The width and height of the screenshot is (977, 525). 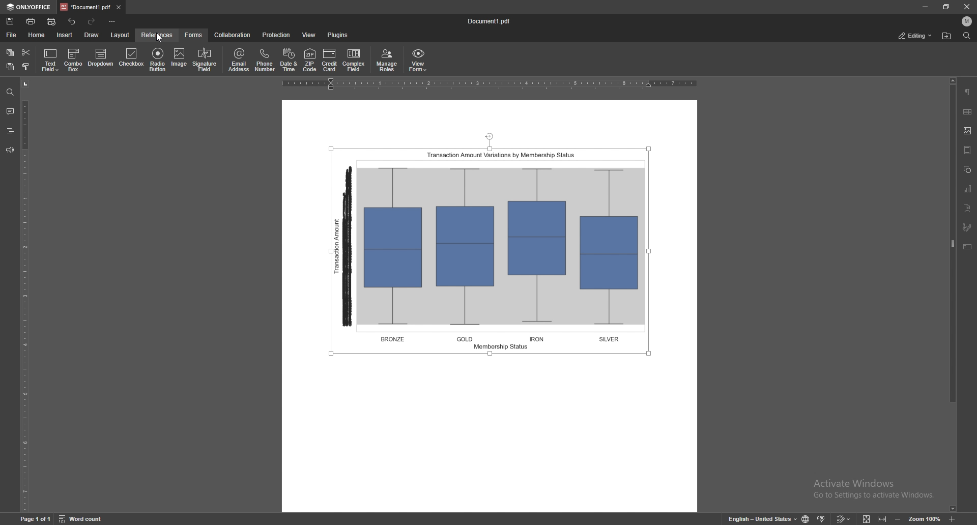 I want to click on file, so click(x=12, y=35).